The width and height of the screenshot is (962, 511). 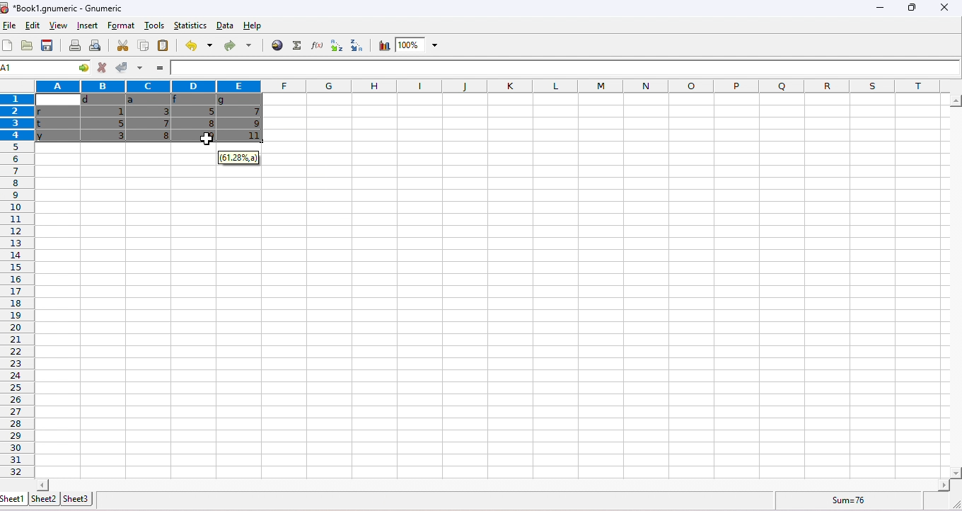 I want to click on horizontal scrollbar, so click(x=955, y=287).